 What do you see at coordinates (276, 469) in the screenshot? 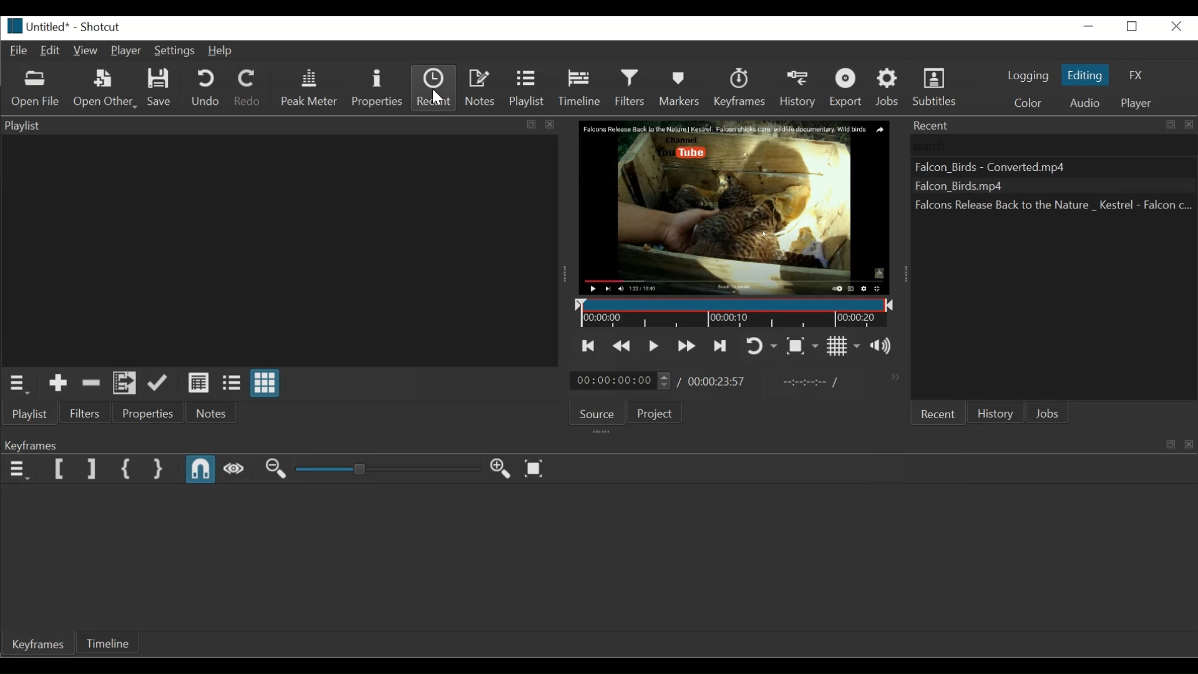
I see `Zoom Keyframe out` at bounding box center [276, 469].